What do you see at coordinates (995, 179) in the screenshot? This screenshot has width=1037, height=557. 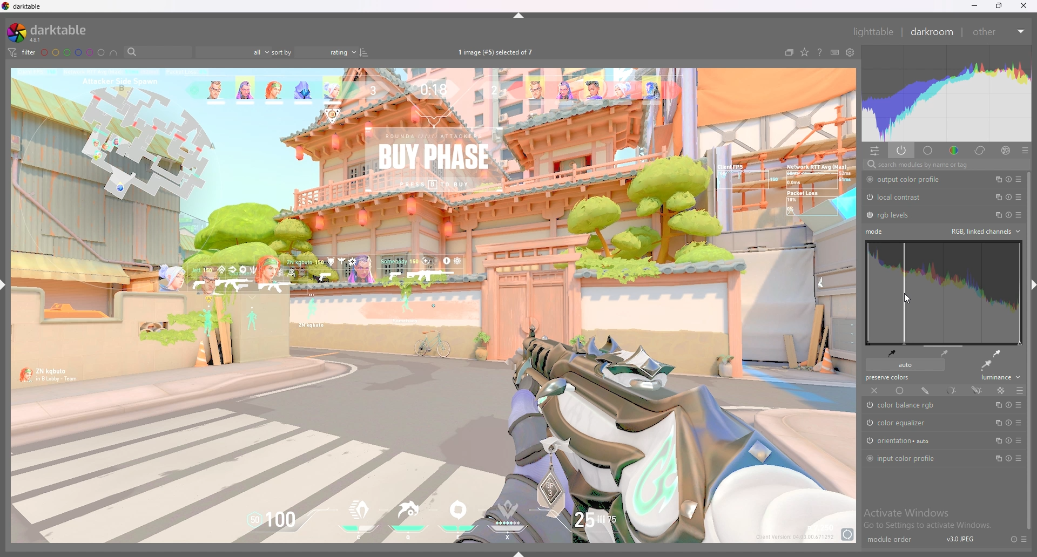 I see `multiple instances action` at bounding box center [995, 179].